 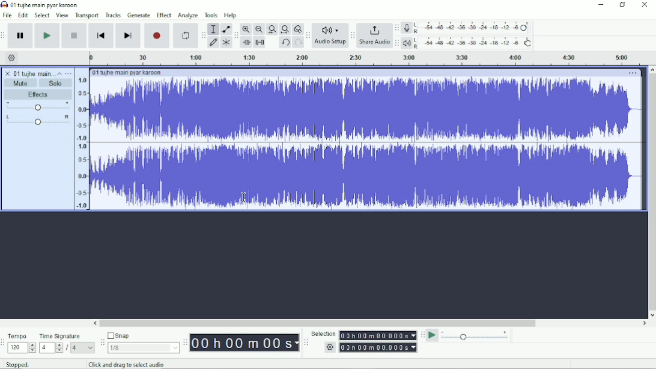 I want to click on Audacity playback meter toolbar, so click(x=398, y=43).